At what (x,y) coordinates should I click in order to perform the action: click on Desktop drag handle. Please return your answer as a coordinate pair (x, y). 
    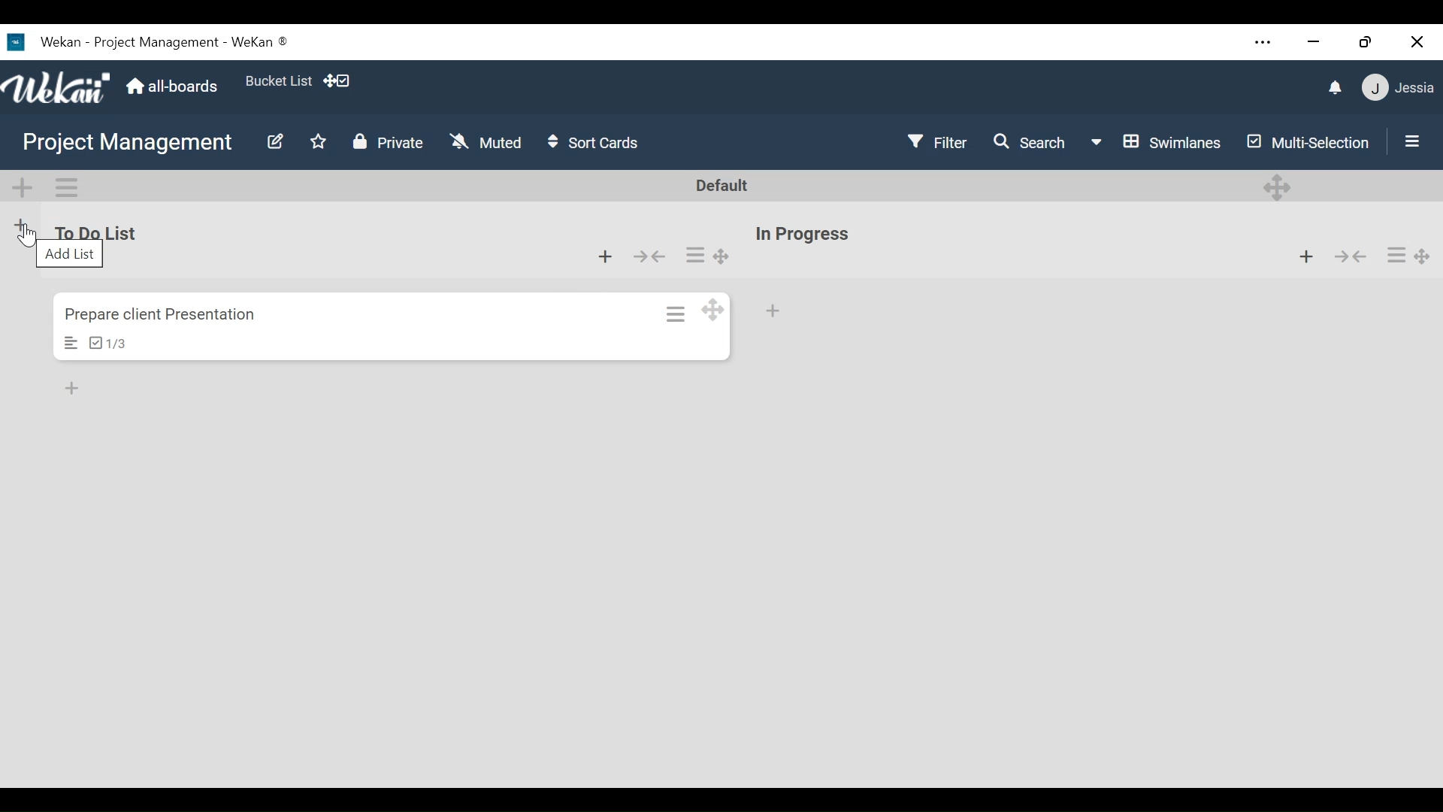
    Looking at the image, I should click on (1423, 255).